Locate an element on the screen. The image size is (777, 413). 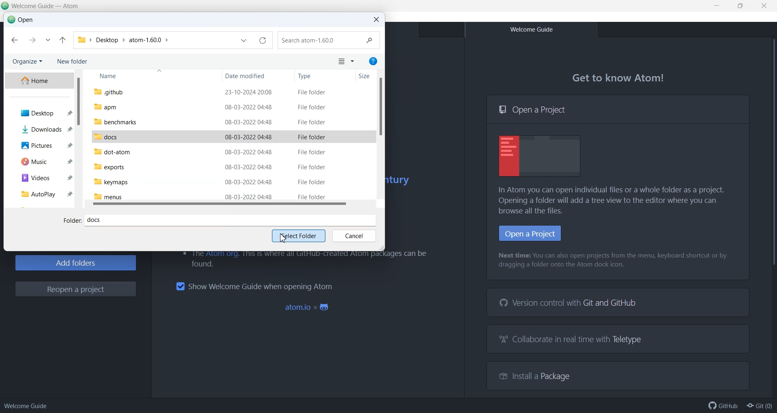
Up to atom-1.60.0 file is located at coordinates (63, 40).